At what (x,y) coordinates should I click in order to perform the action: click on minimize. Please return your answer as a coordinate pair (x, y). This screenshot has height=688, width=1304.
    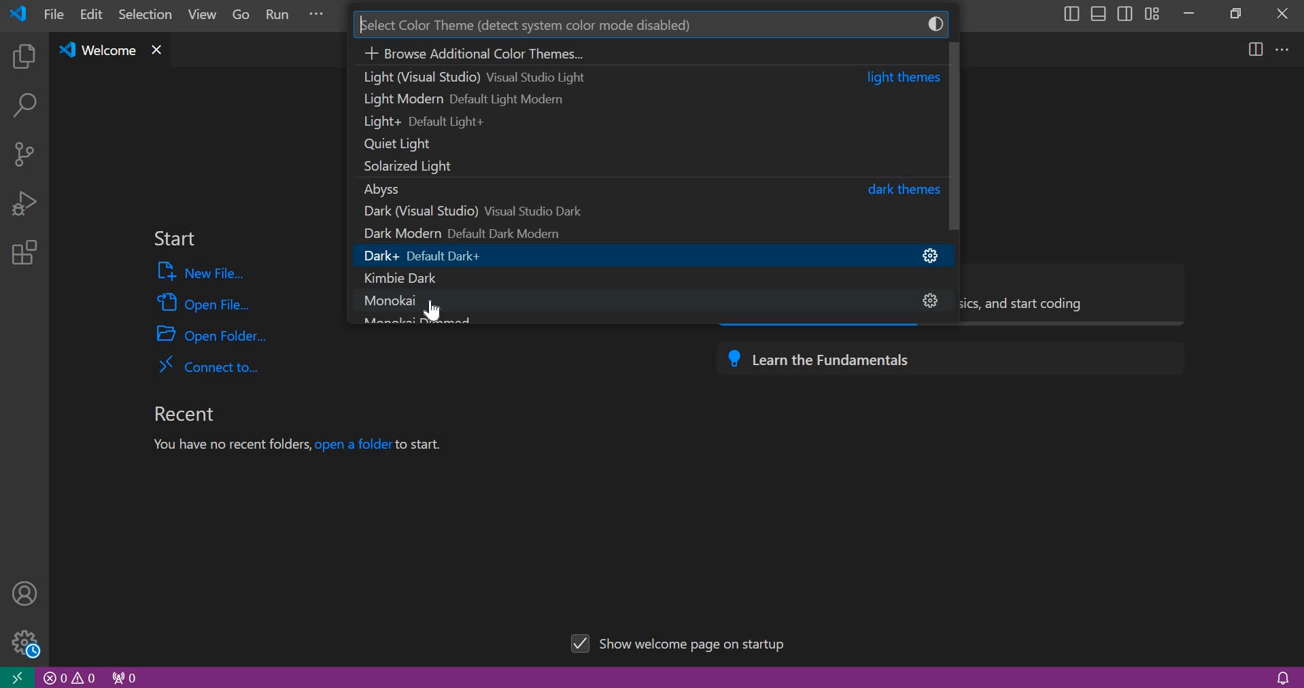
    Looking at the image, I should click on (1188, 13).